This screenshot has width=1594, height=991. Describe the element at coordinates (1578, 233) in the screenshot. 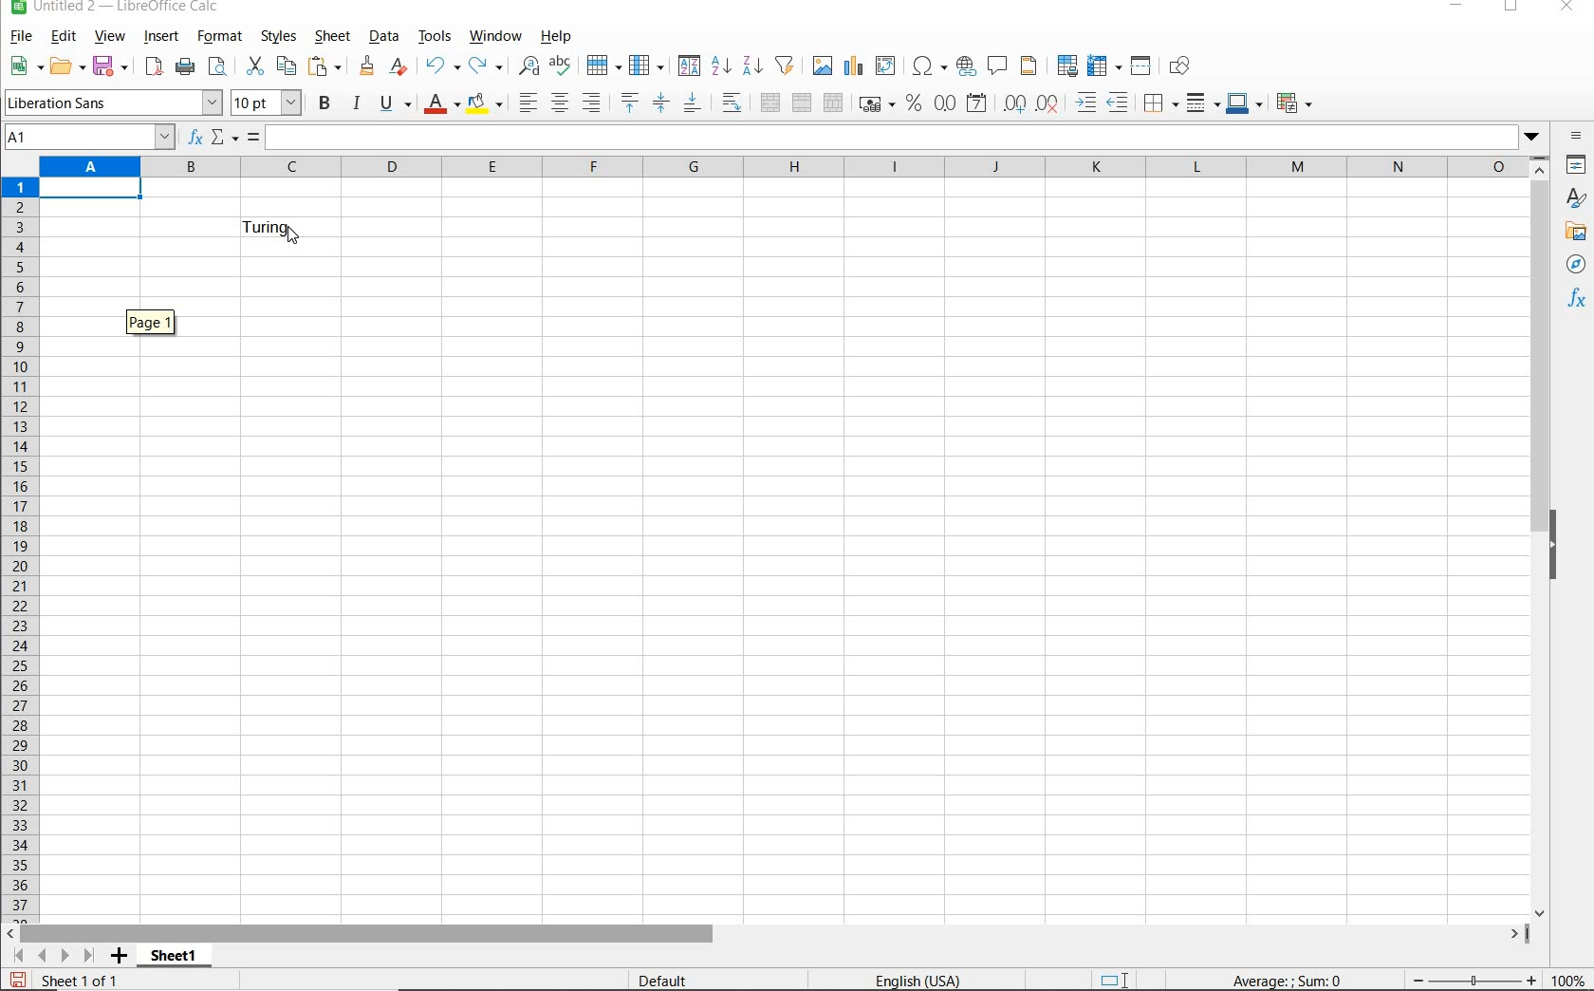

I see `GALLERY` at that location.